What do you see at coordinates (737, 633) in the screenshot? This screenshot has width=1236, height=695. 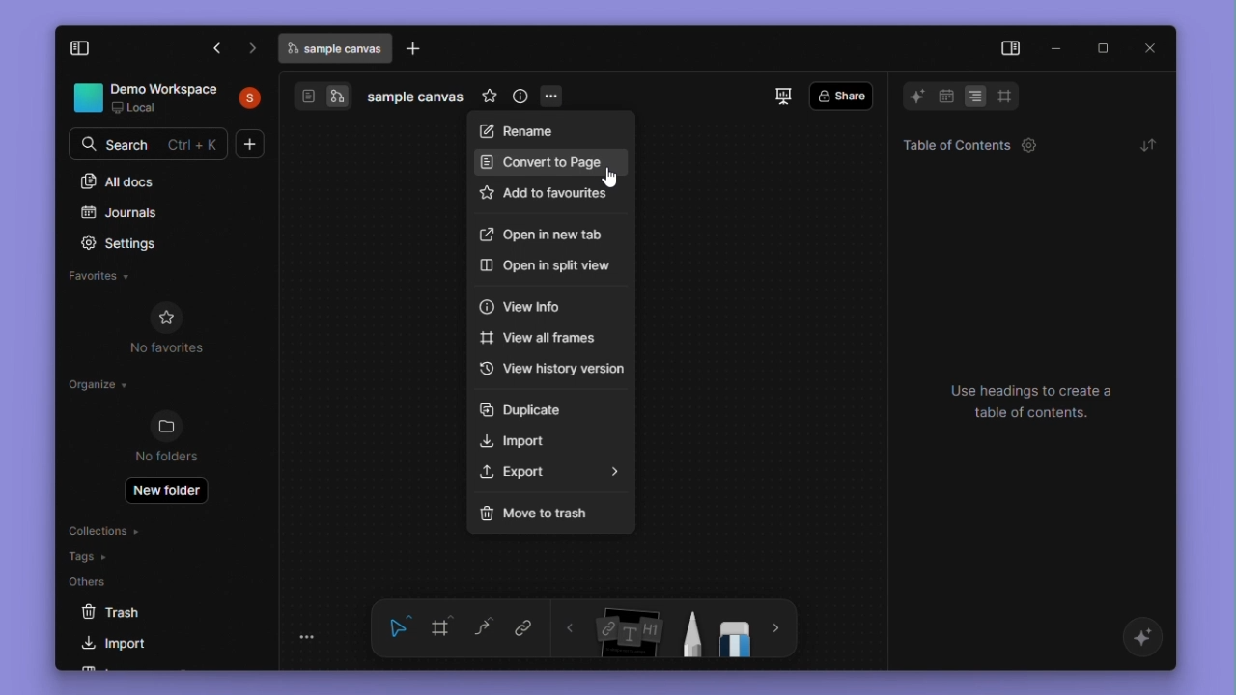 I see `eraser` at bounding box center [737, 633].